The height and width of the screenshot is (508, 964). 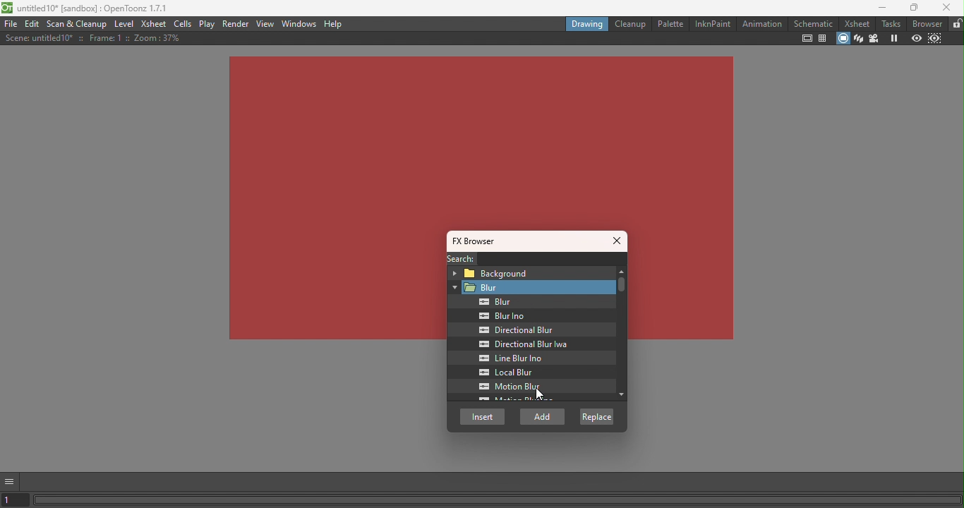 What do you see at coordinates (519, 344) in the screenshot?
I see `Directional blur Iwa` at bounding box center [519, 344].